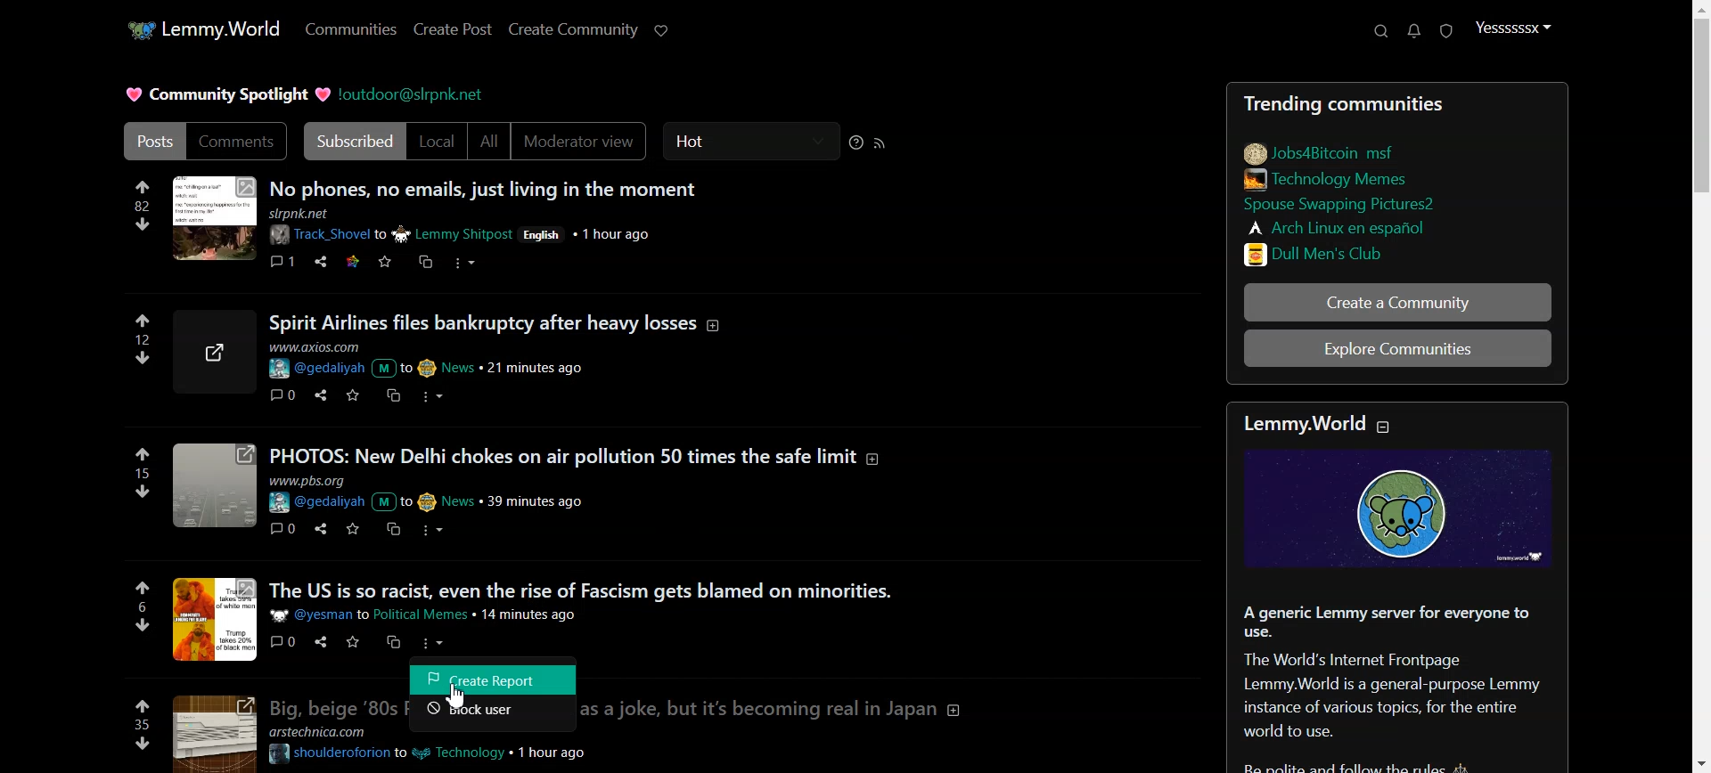 The height and width of the screenshot is (773, 1711). I want to click on comments, so click(280, 395).